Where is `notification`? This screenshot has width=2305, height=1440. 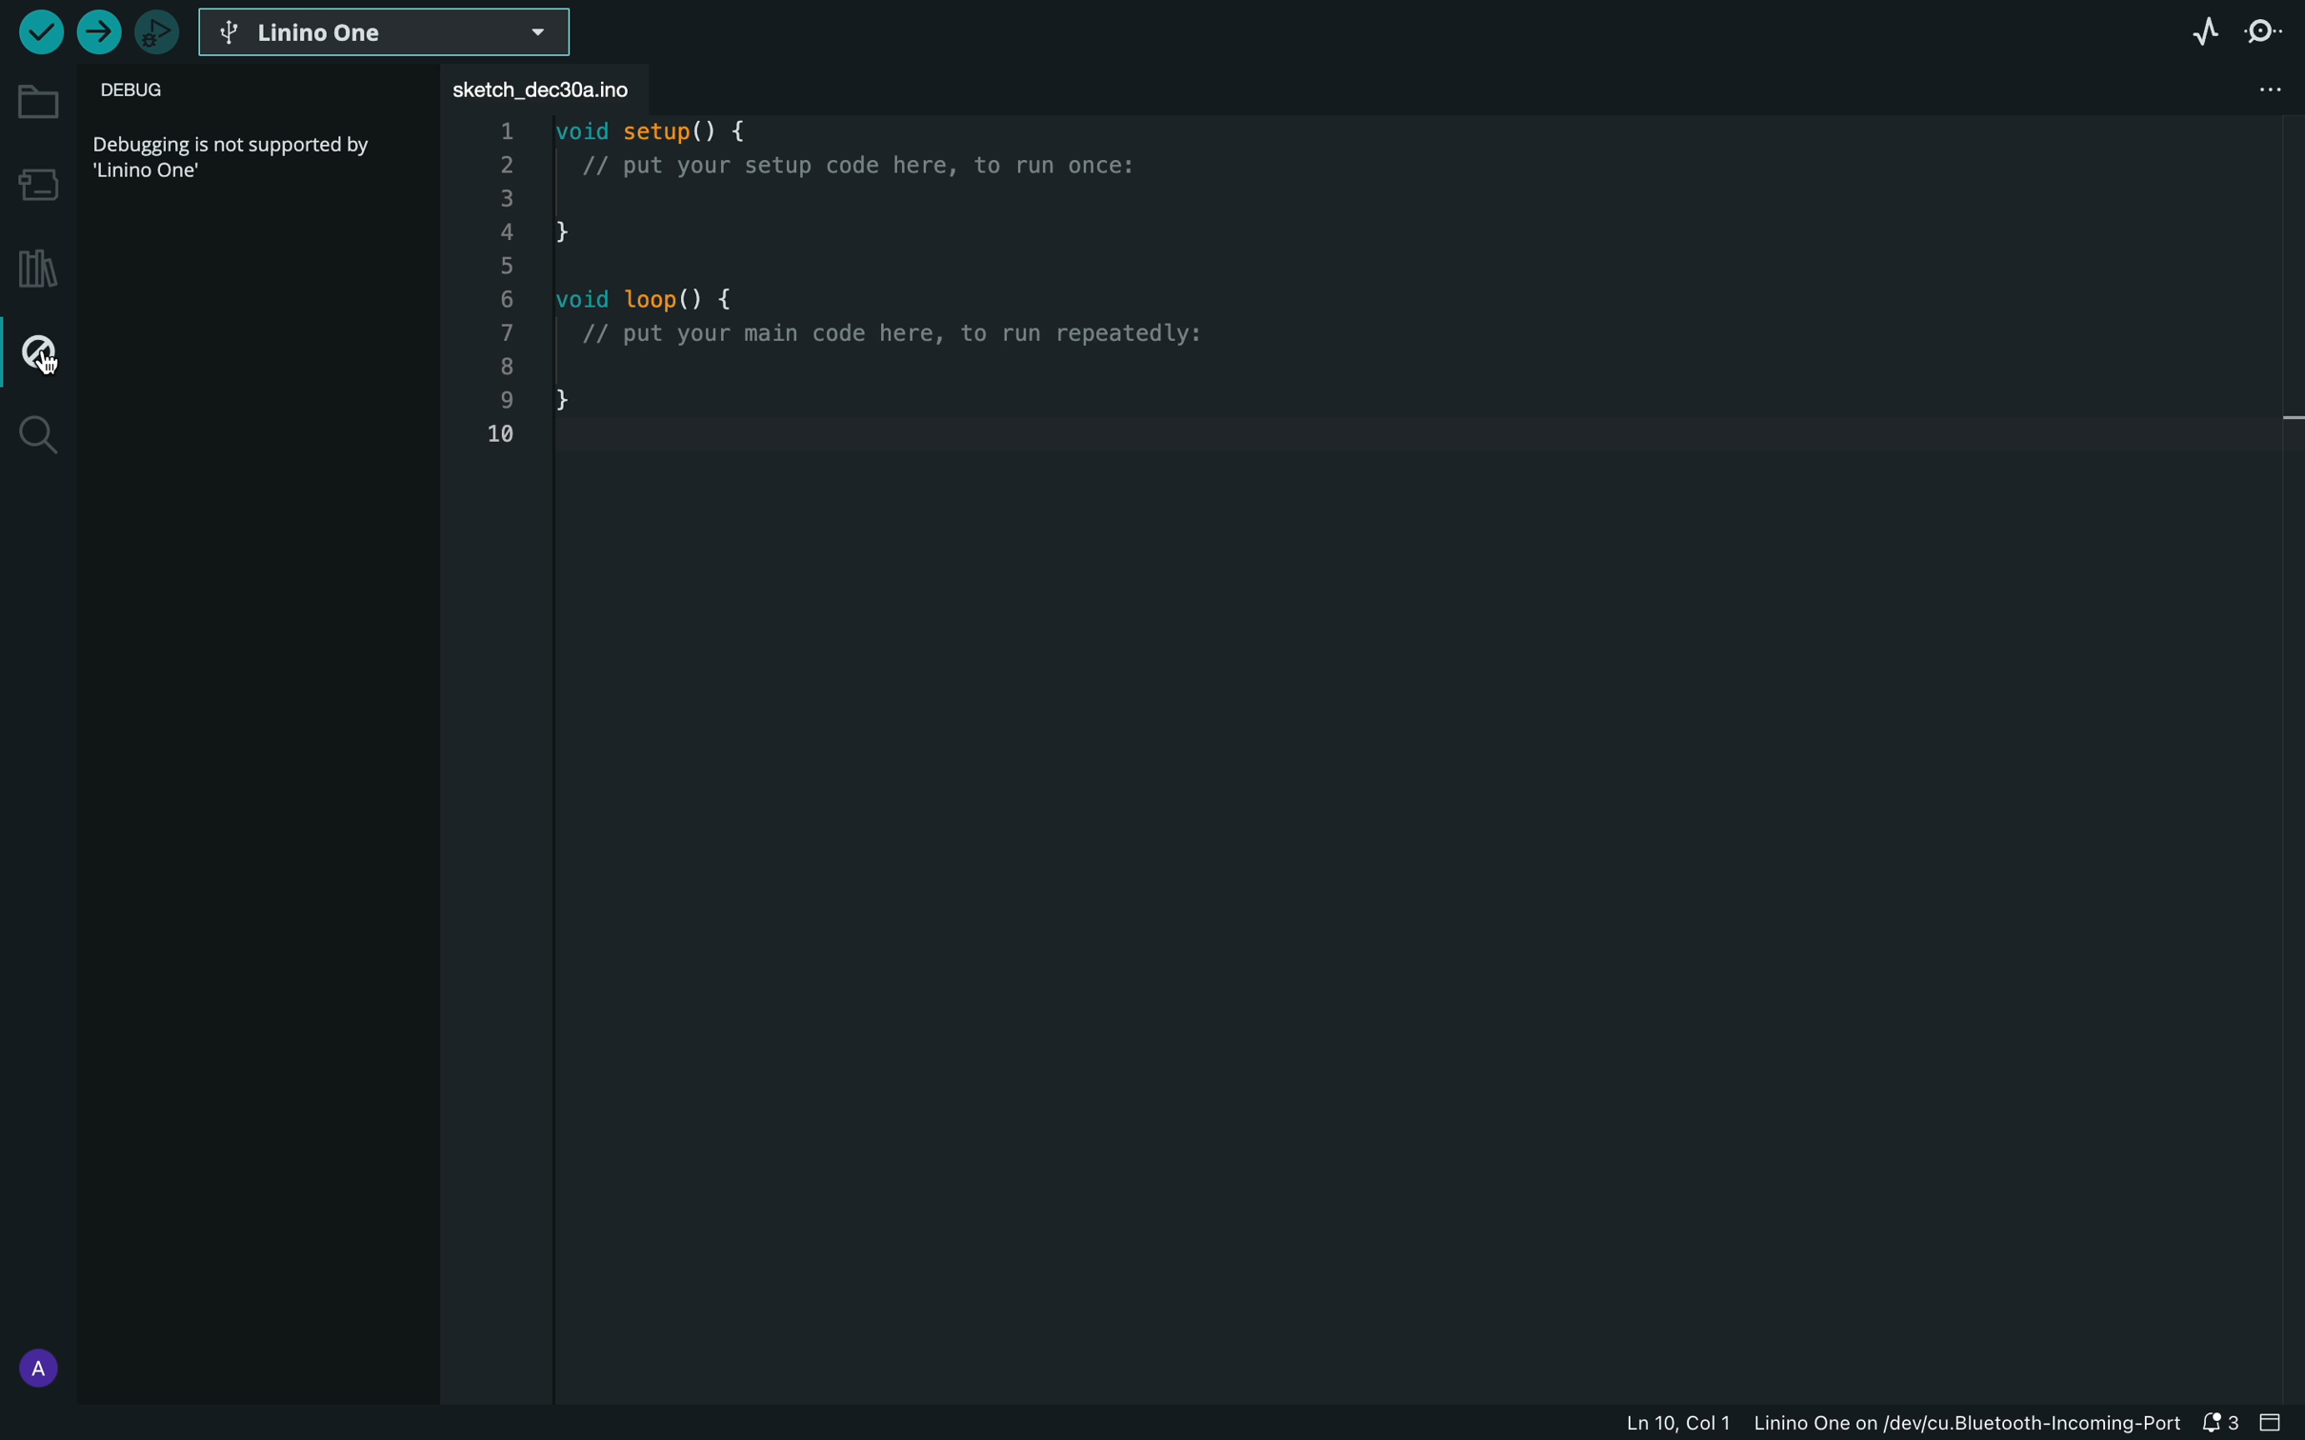 notification is located at coordinates (2220, 1424).